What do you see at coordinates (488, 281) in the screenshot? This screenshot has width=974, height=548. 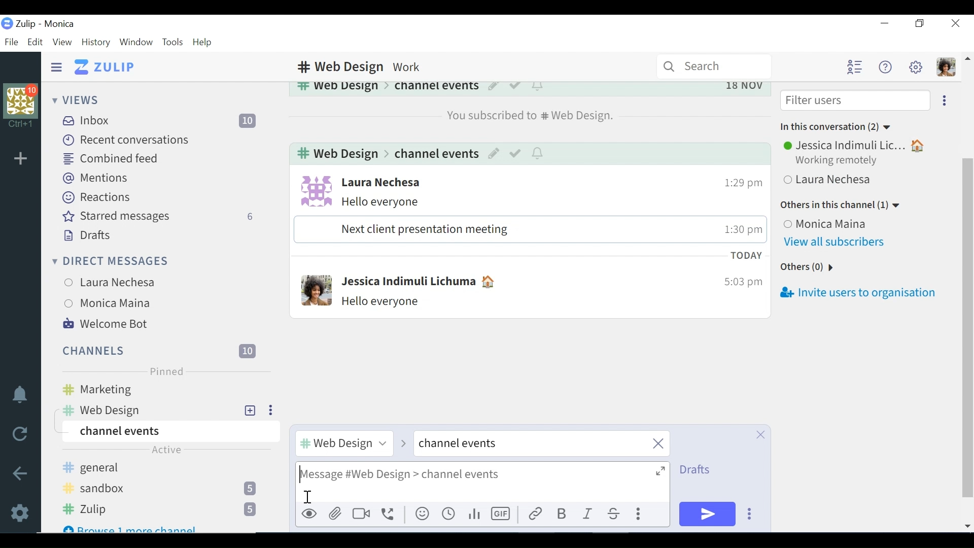 I see `Status` at bounding box center [488, 281].